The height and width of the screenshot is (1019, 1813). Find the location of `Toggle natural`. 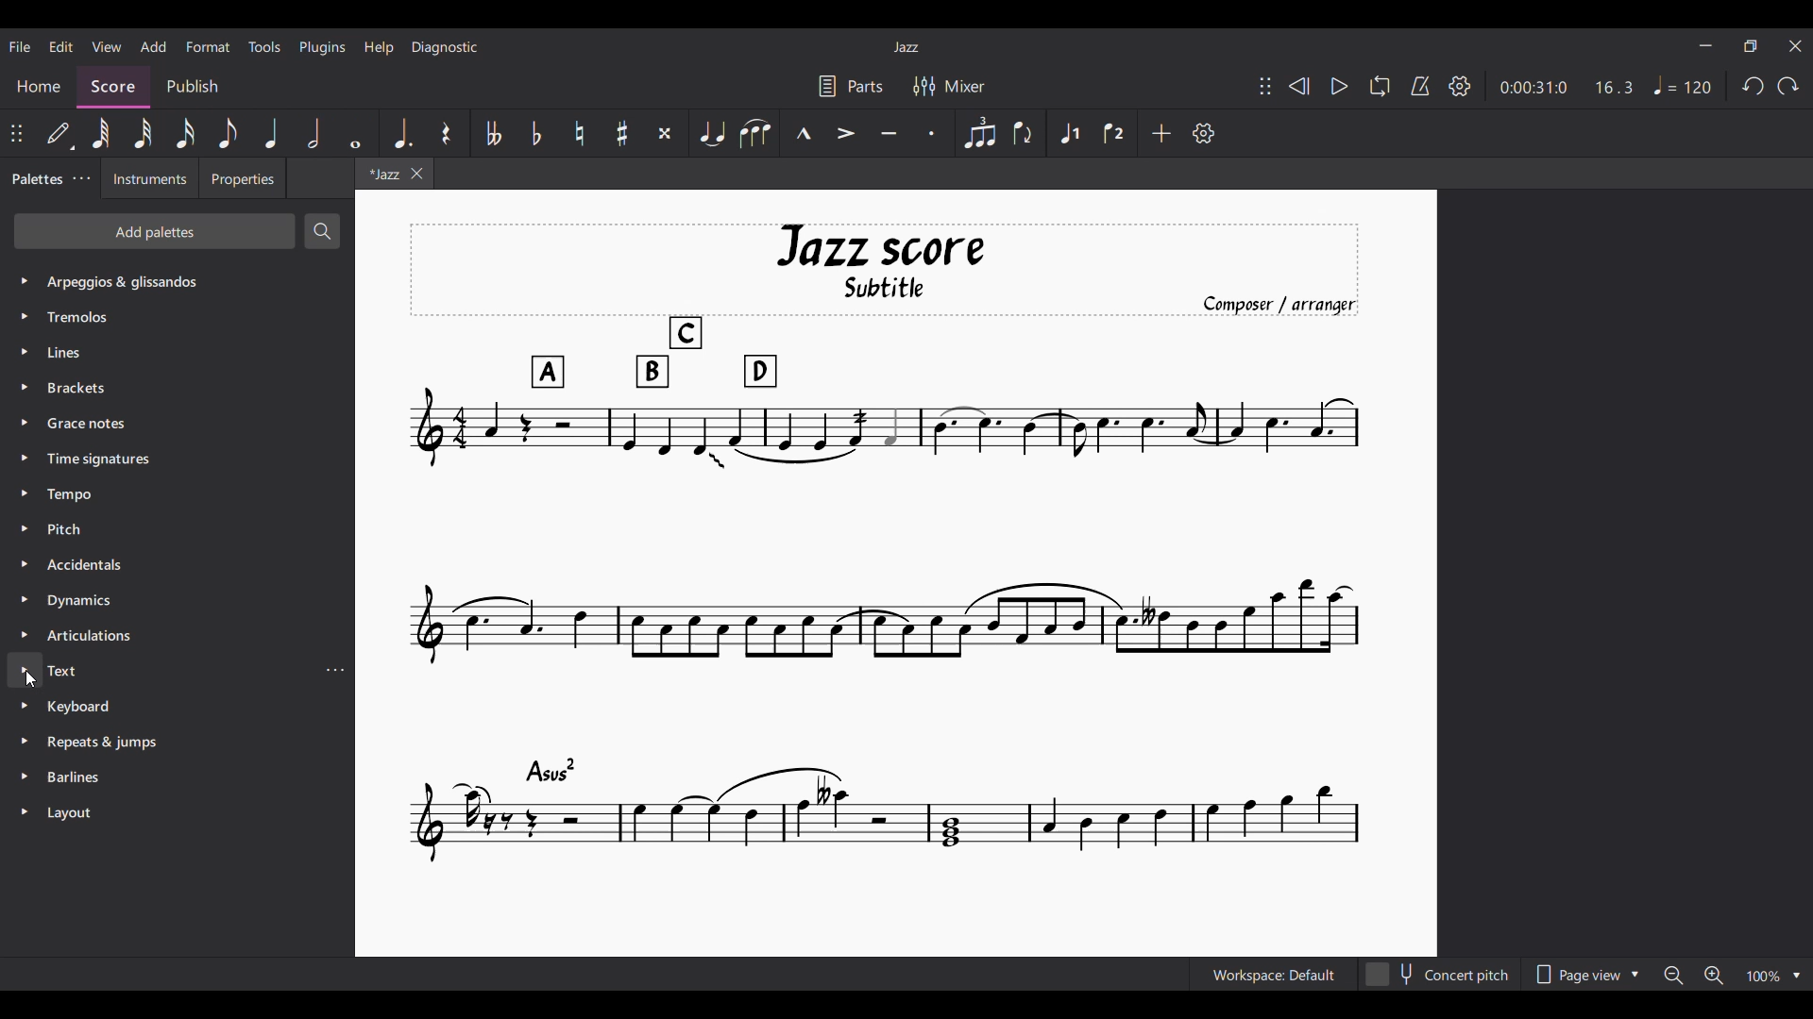

Toggle natural is located at coordinates (580, 133).